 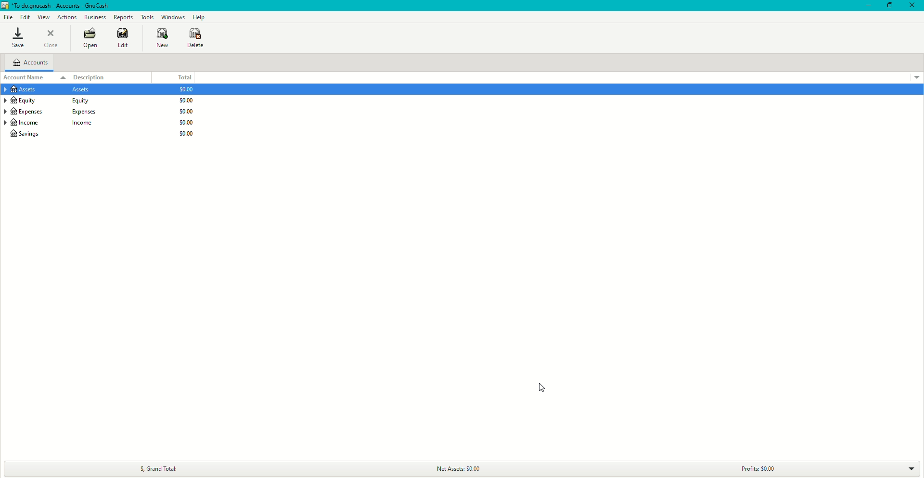 I want to click on New, so click(x=157, y=38).